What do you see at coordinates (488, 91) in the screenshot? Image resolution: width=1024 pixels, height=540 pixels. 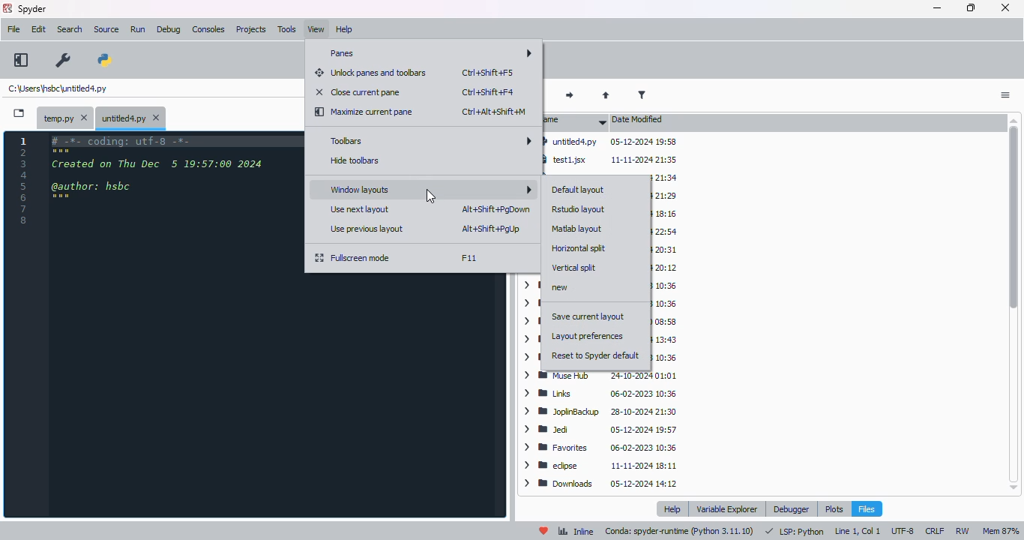 I see `shortcut for close current pane` at bounding box center [488, 91].